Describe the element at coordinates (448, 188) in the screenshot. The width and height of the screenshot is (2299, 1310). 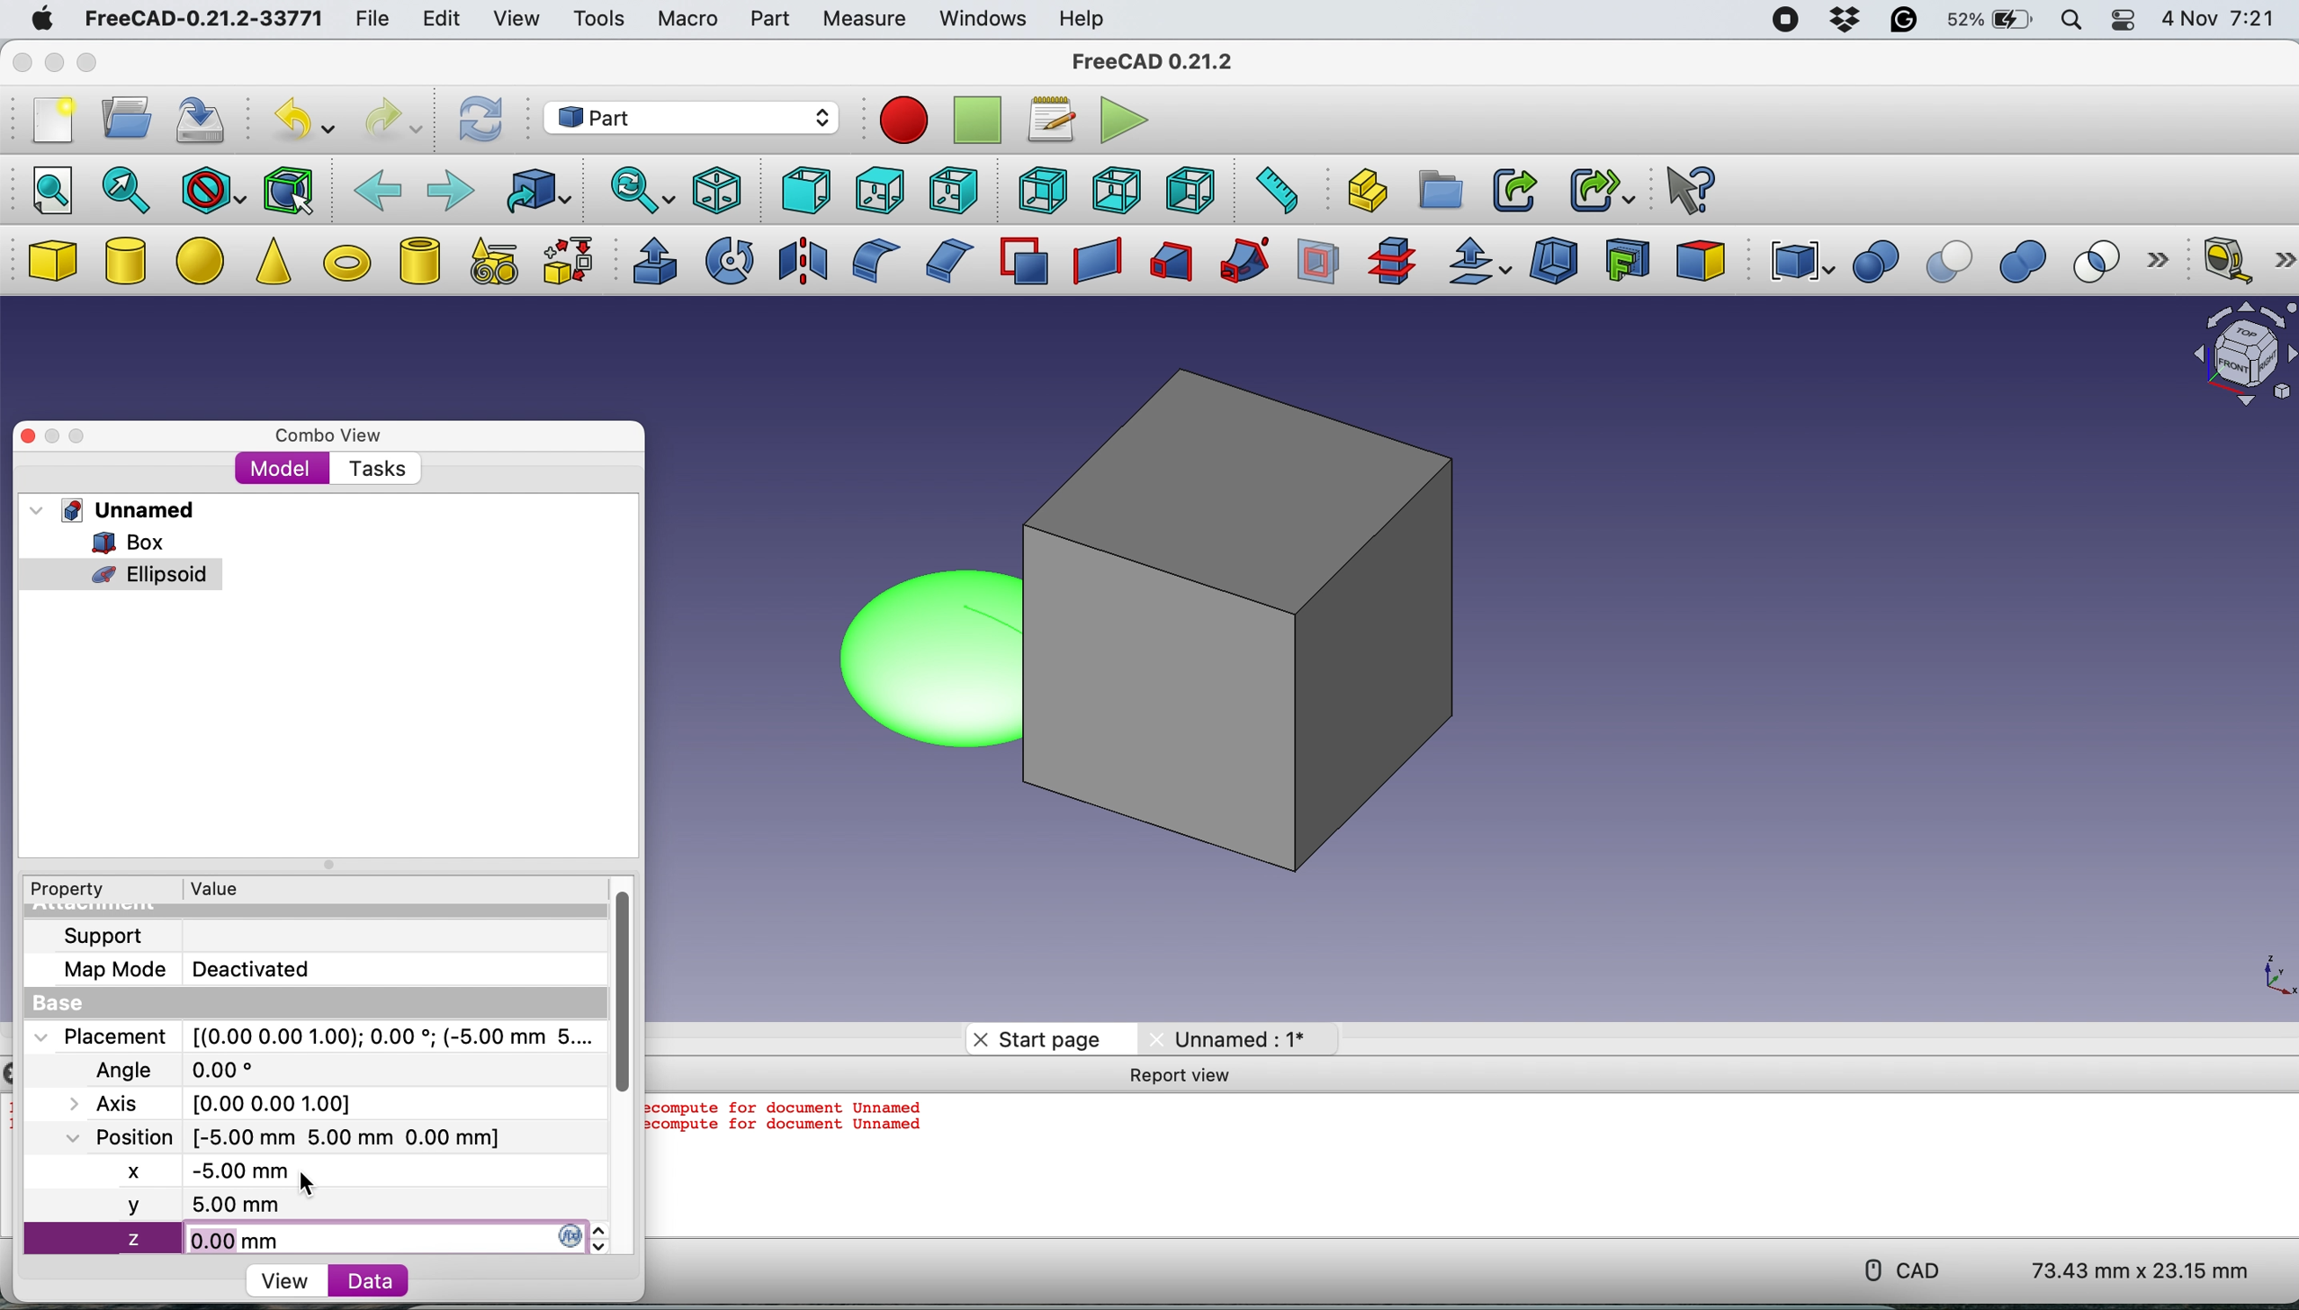
I see `forward` at that location.